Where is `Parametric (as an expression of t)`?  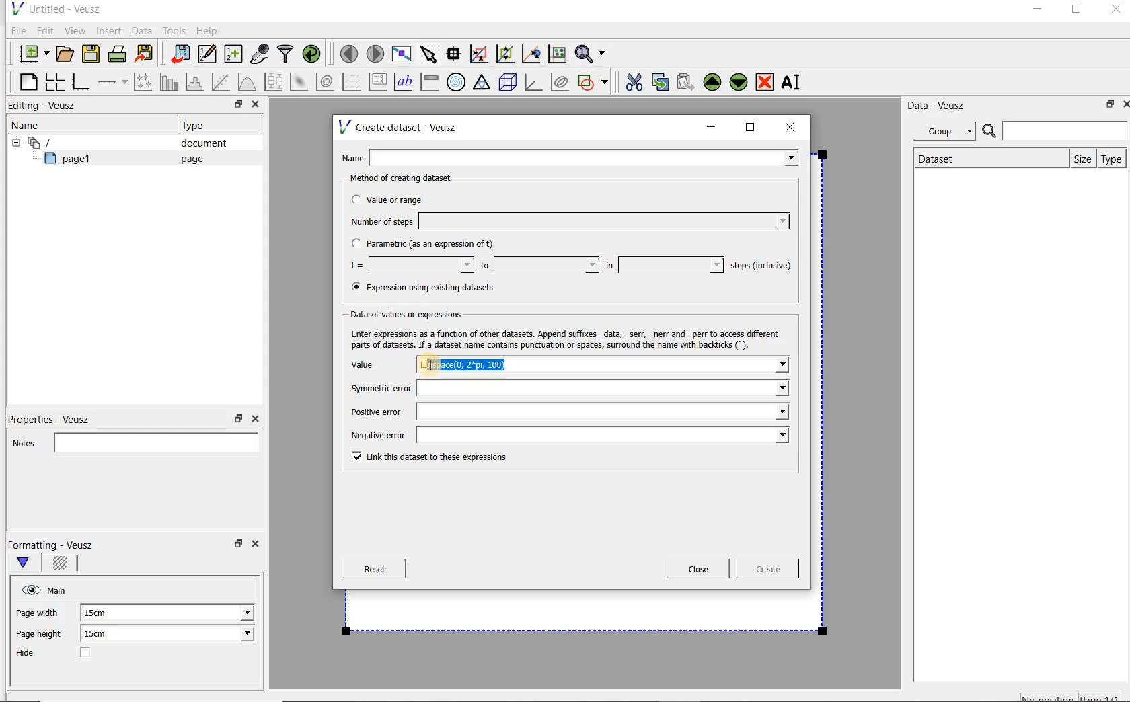
Parametric (as an expression of t) is located at coordinates (428, 244).